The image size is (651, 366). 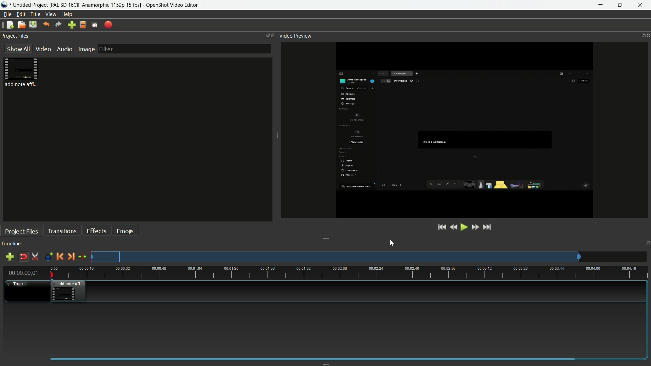 What do you see at coordinates (64, 49) in the screenshot?
I see `audio` at bounding box center [64, 49].